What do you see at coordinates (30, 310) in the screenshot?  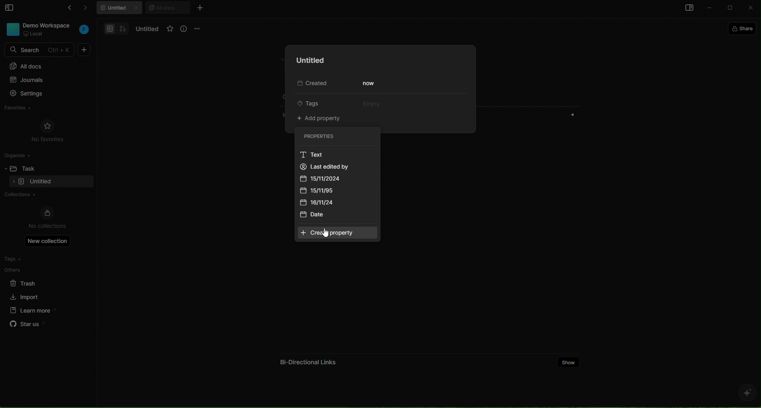 I see `learn more ` at bounding box center [30, 310].